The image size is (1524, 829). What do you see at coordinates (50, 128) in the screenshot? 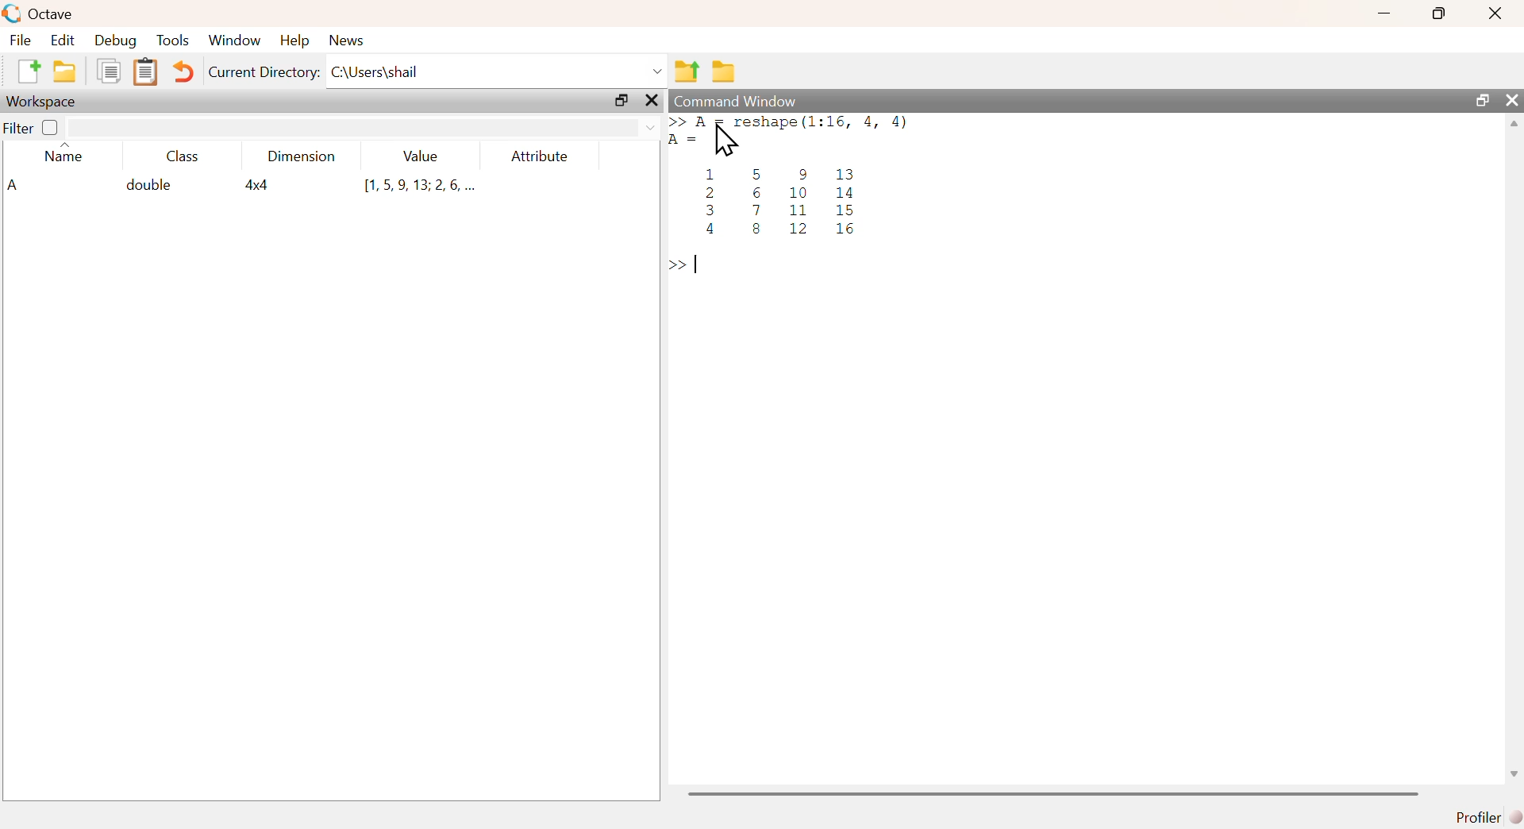
I see `off` at bounding box center [50, 128].